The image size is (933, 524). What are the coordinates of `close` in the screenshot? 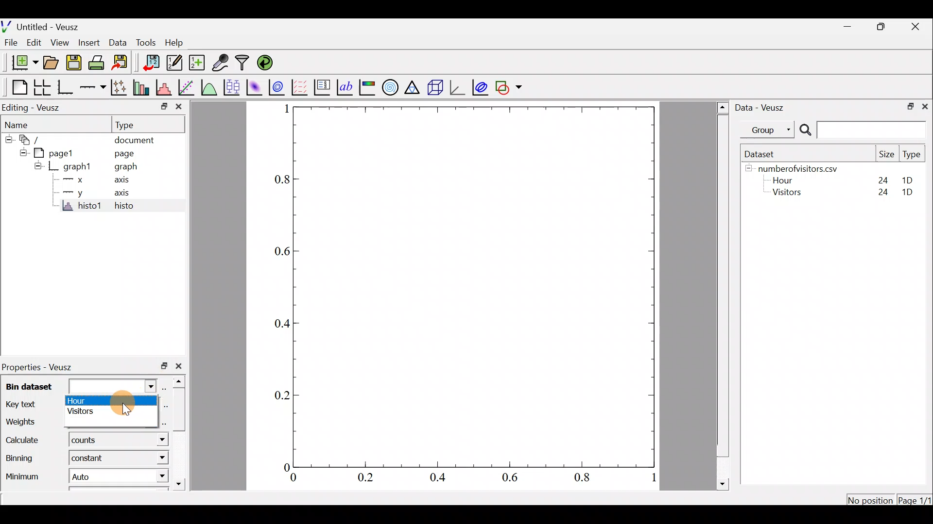 It's located at (925, 107).